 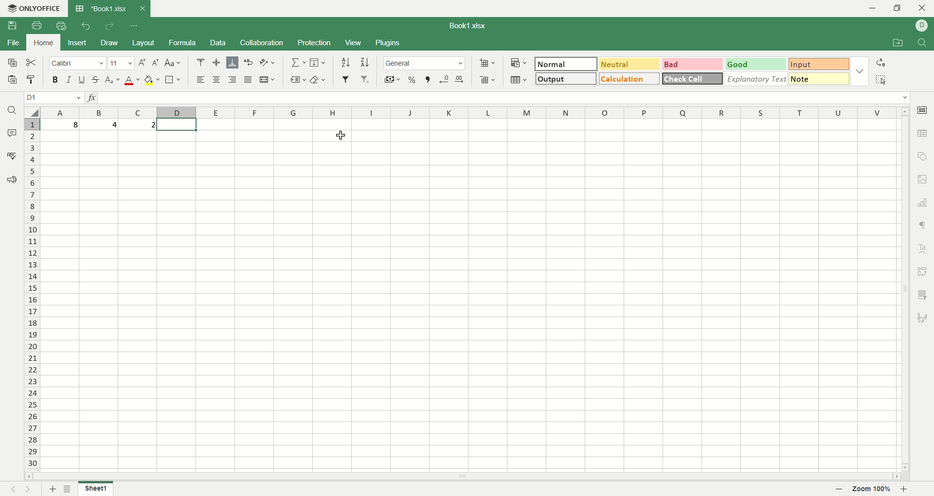 I want to click on align bottom, so click(x=233, y=62).